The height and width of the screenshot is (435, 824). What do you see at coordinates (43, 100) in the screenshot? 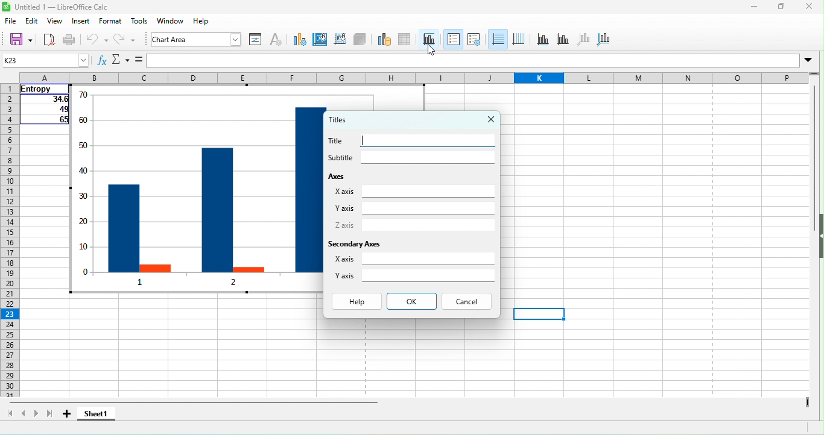
I see `34.6` at bounding box center [43, 100].